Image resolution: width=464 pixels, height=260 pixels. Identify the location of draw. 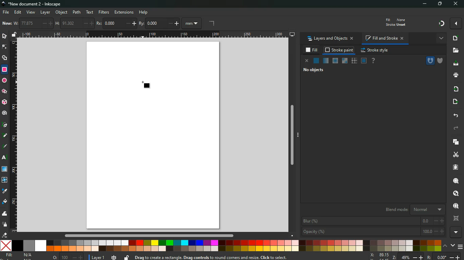
(5, 147).